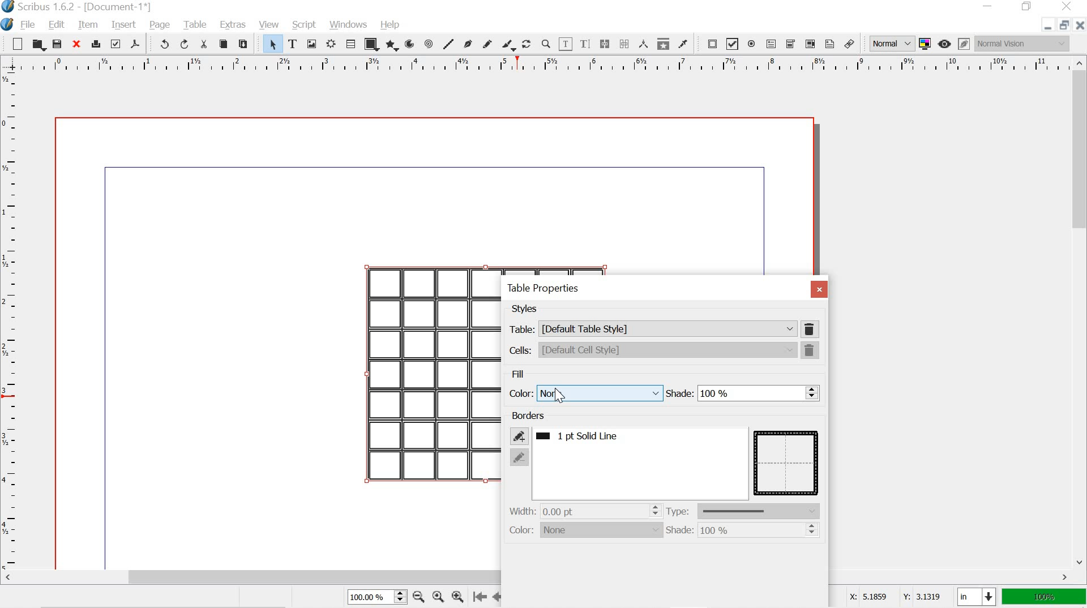 The width and height of the screenshot is (1087, 608). Describe the element at coordinates (115, 44) in the screenshot. I see `preflight verifier` at that location.